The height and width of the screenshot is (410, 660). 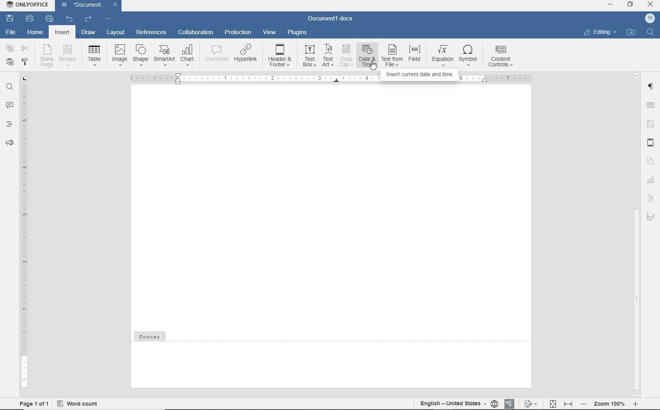 What do you see at coordinates (24, 62) in the screenshot?
I see `COPY STYLE` at bounding box center [24, 62].